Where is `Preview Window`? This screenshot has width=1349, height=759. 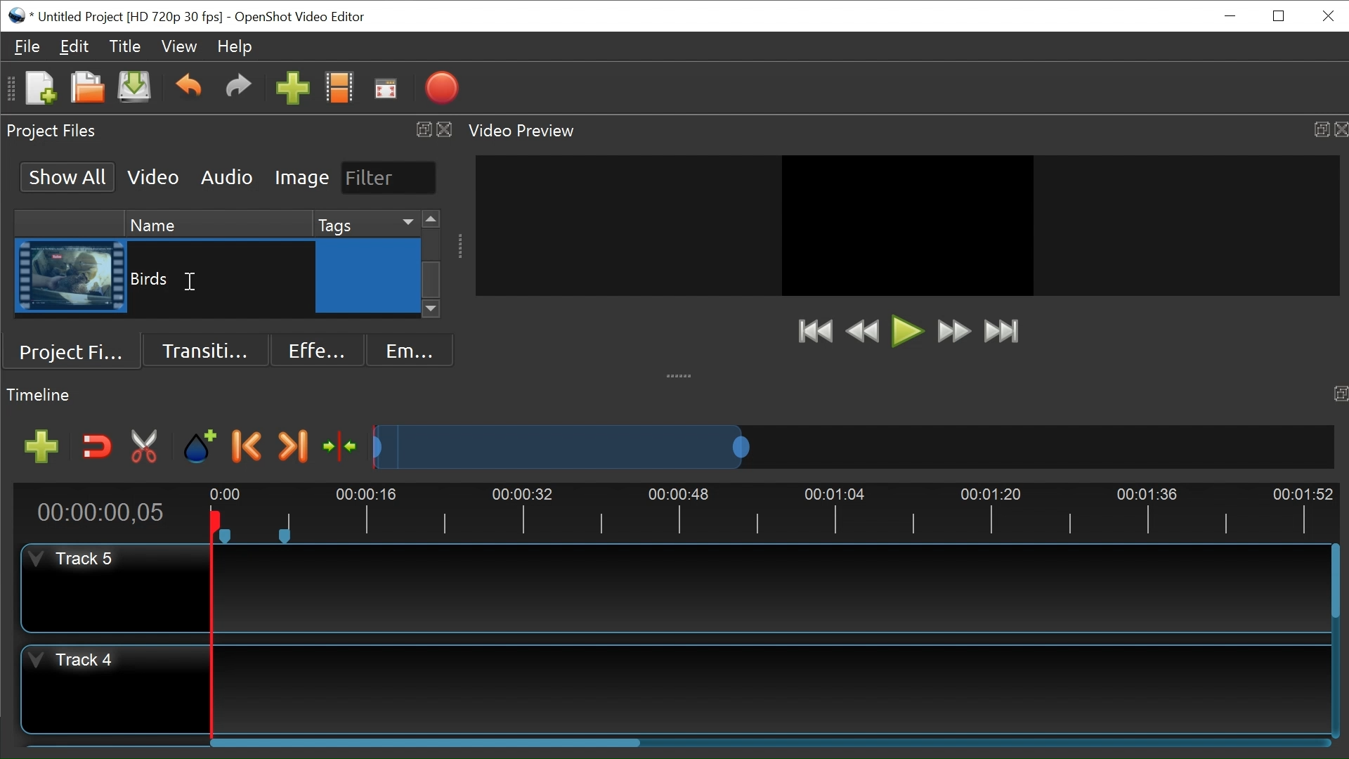 Preview Window is located at coordinates (907, 225).